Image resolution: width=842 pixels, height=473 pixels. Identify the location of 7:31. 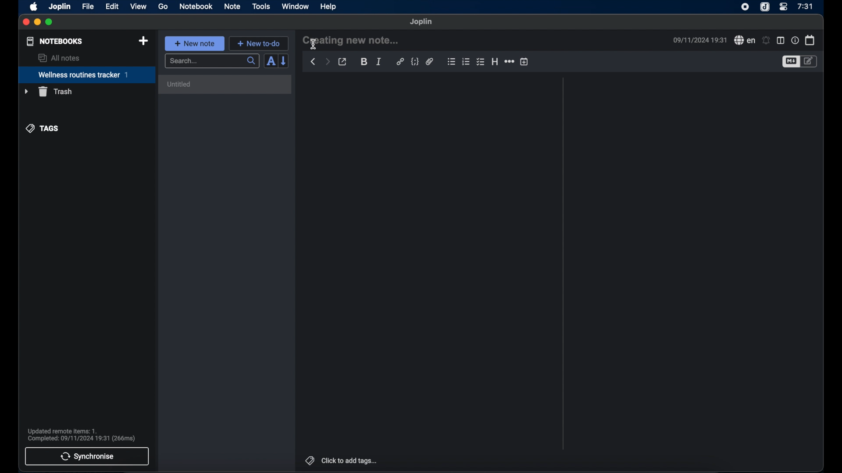
(805, 7).